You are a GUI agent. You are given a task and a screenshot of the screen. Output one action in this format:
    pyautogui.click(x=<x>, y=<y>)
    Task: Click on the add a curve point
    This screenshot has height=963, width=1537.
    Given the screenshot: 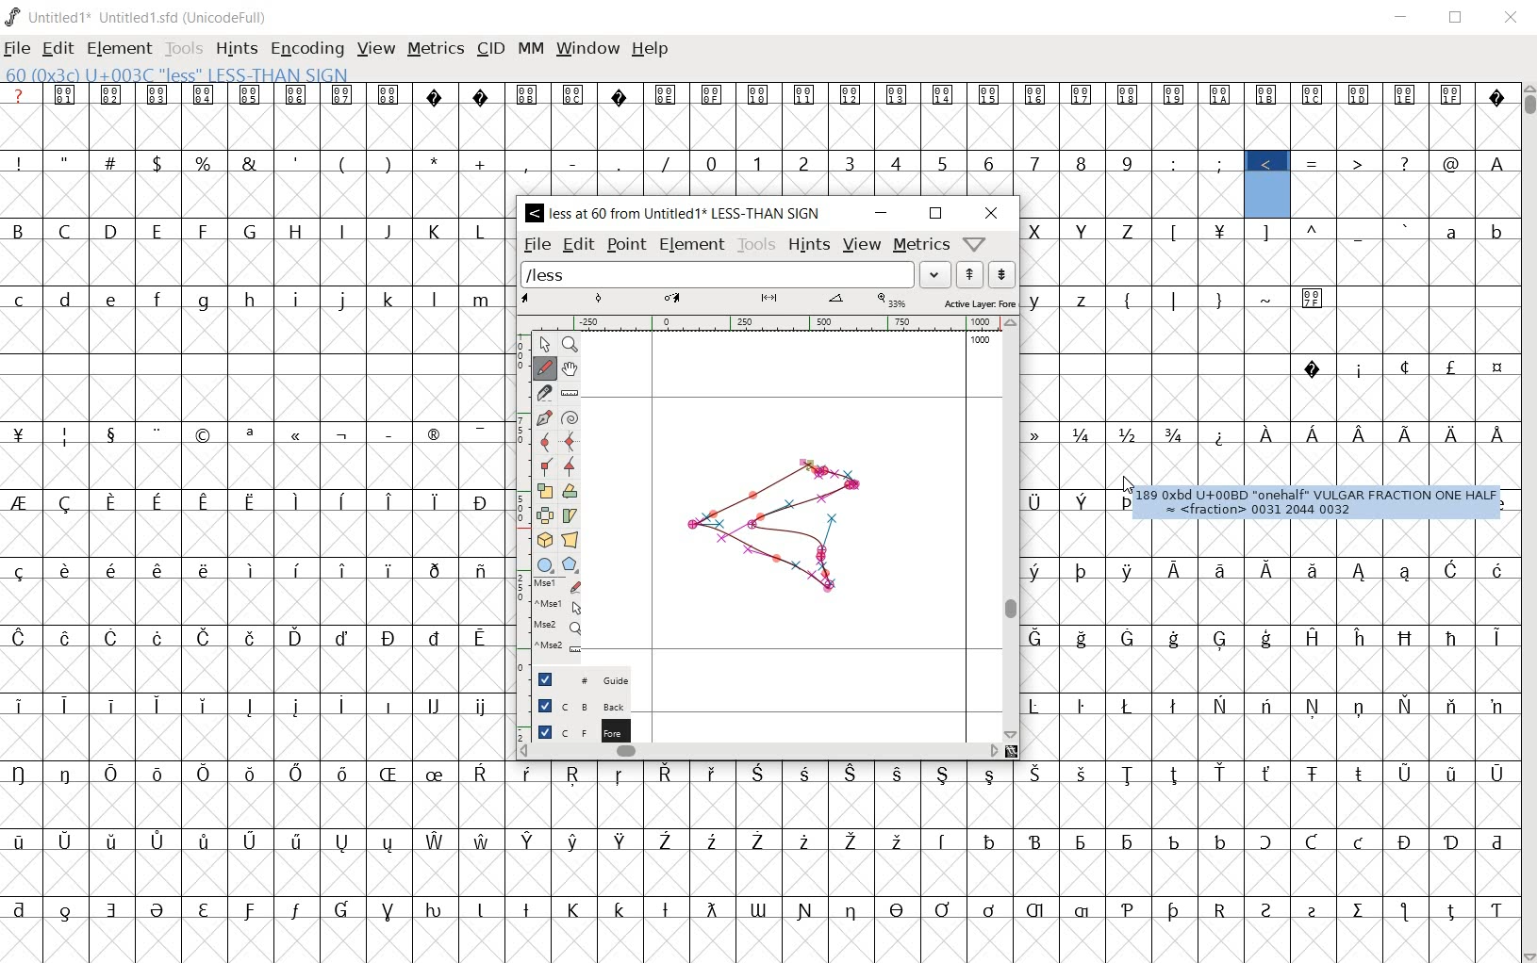 What is the action you would take?
    pyautogui.click(x=544, y=440)
    